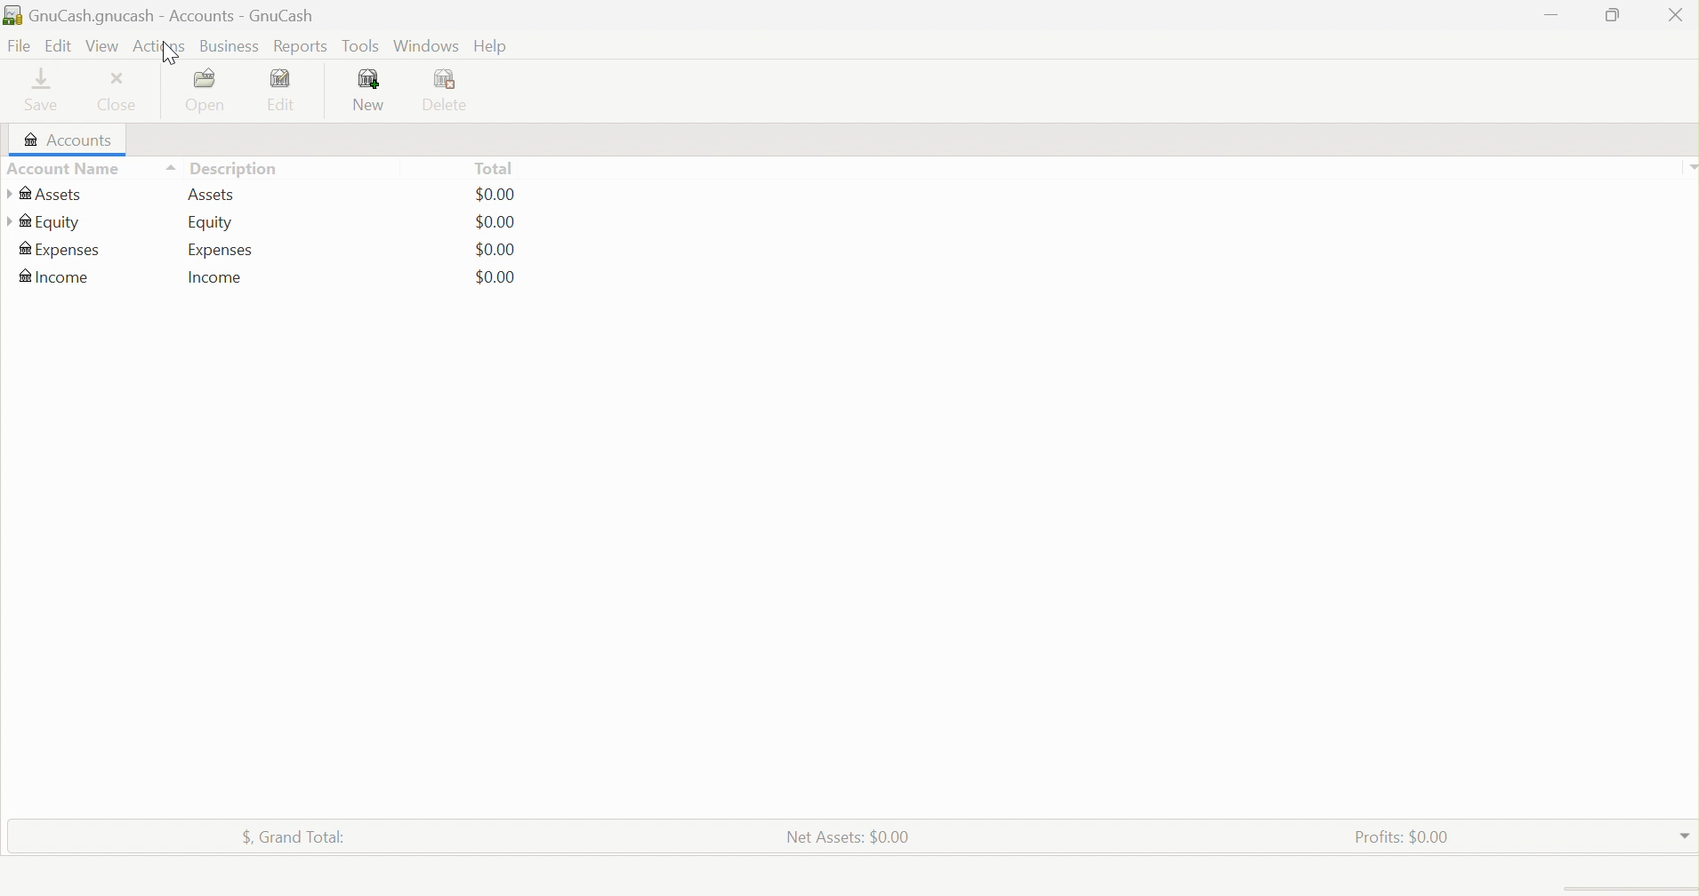 The width and height of the screenshot is (1699, 896). Describe the element at coordinates (160, 17) in the screenshot. I see `GnuCash.gnucash - Accounts - GnuCash` at that location.